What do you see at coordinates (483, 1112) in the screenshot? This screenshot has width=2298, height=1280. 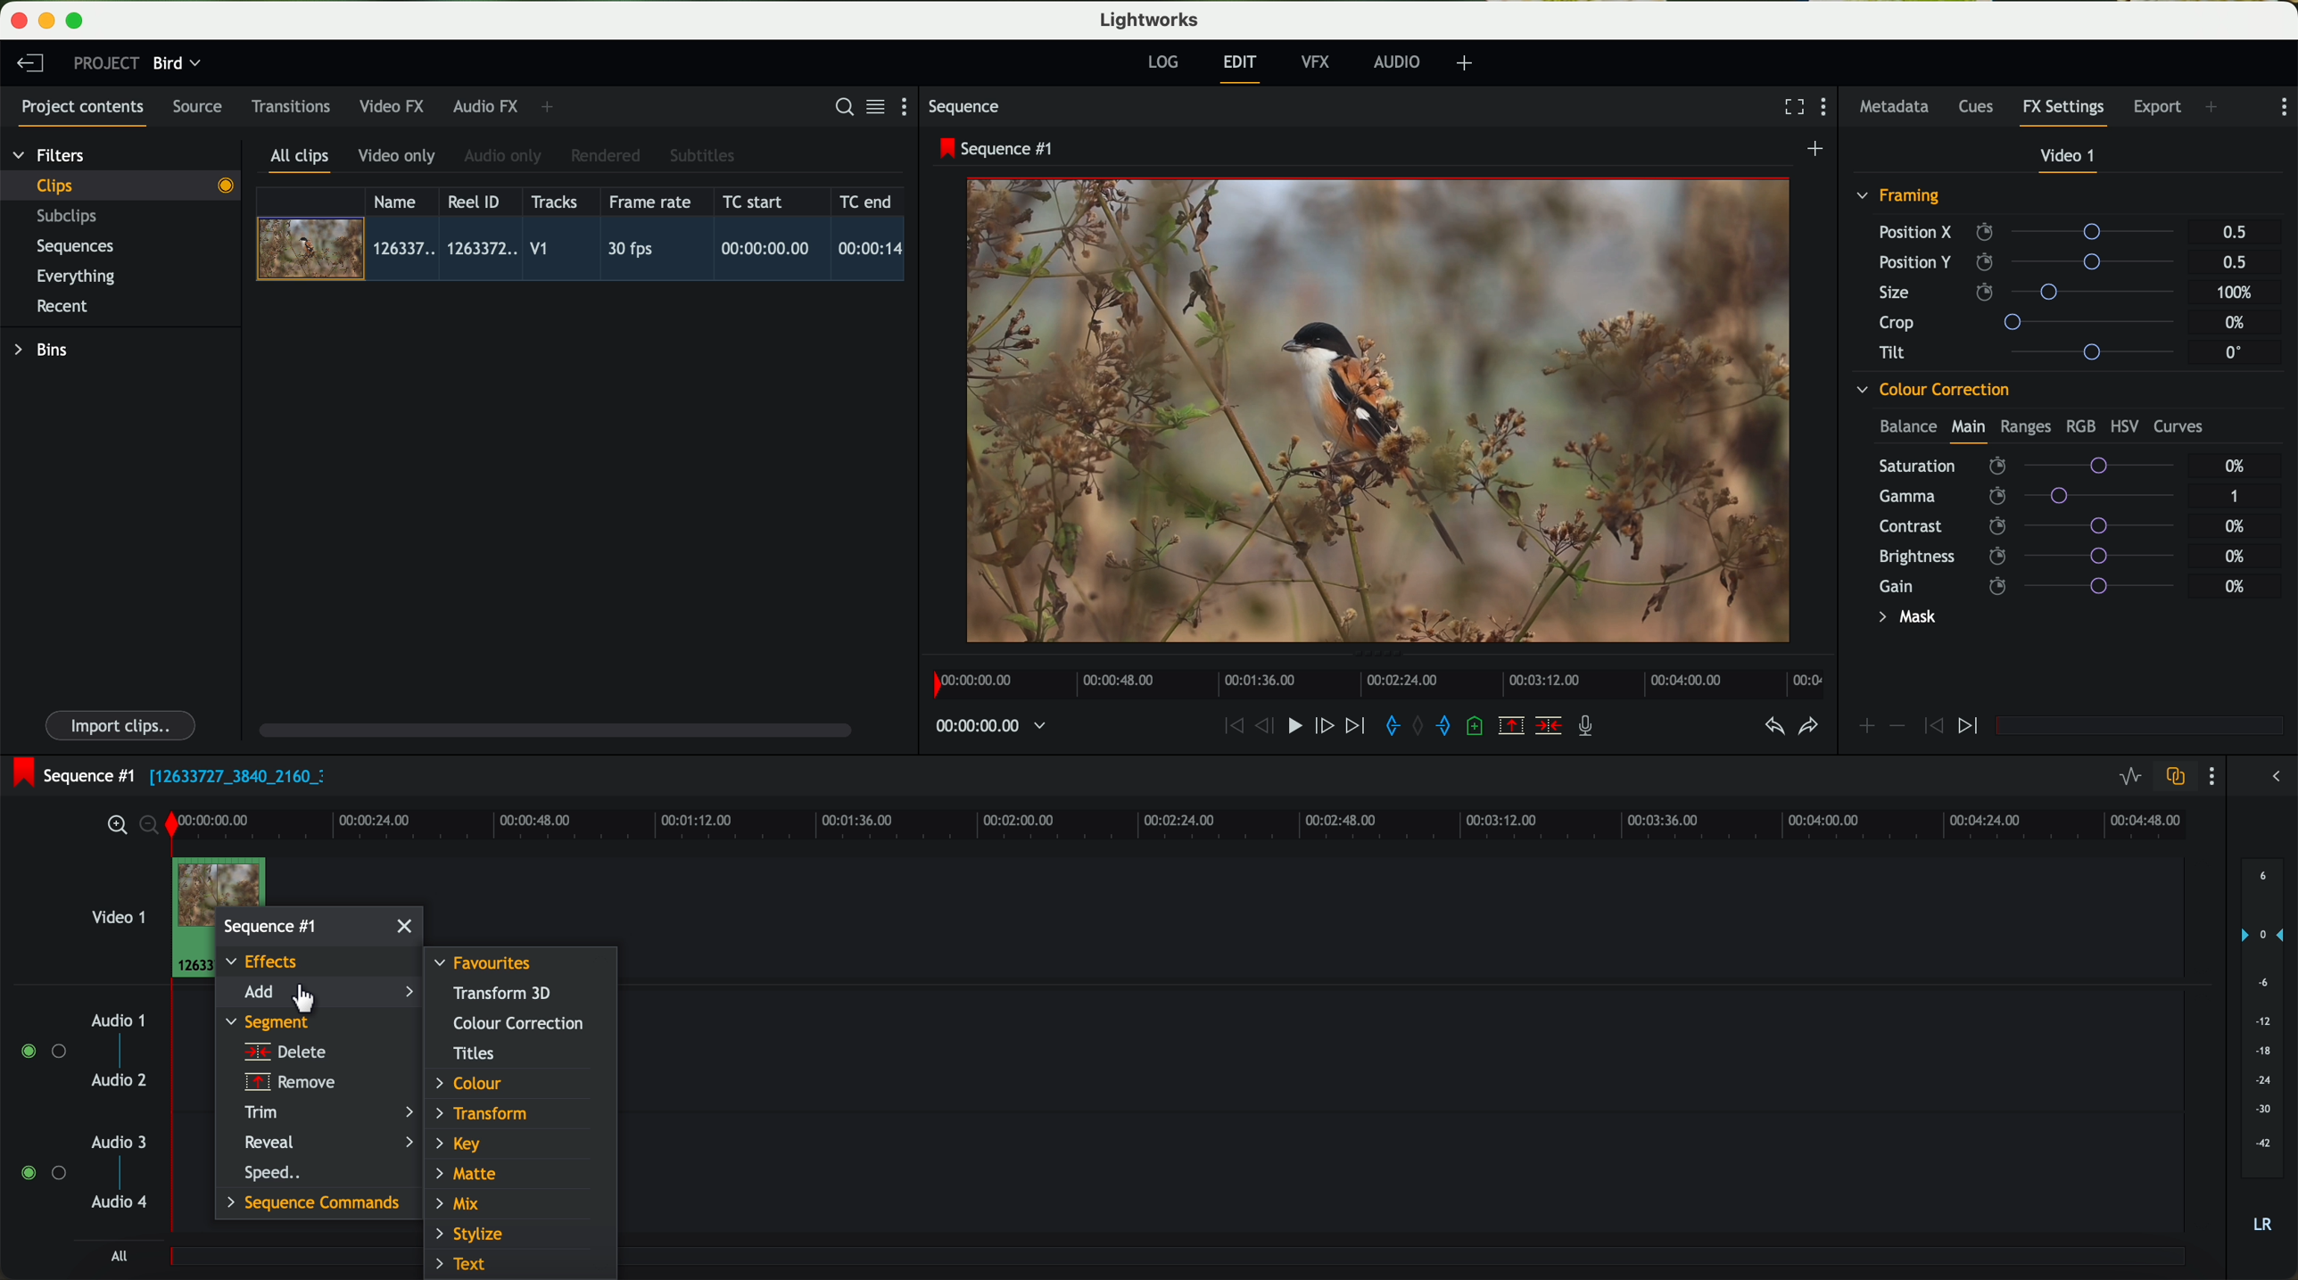 I see `transform` at bounding box center [483, 1112].